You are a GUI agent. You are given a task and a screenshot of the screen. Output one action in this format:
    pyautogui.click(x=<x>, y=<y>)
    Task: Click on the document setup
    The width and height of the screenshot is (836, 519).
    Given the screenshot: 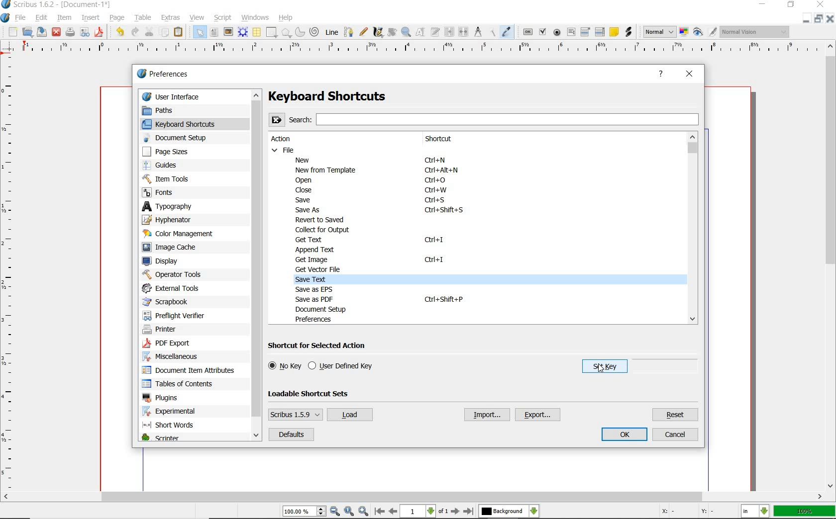 What is the action you would take?
    pyautogui.click(x=182, y=138)
    